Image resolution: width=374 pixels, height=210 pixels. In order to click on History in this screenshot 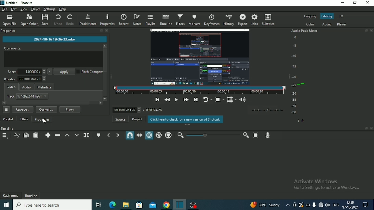, I will do `click(229, 20)`.